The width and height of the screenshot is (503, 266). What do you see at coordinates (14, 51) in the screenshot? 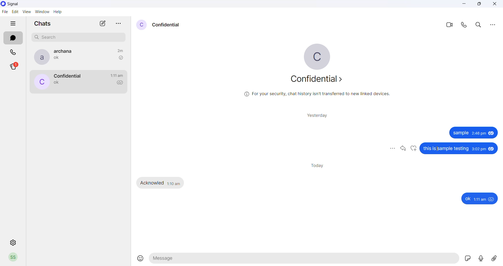
I see `calls` at bounding box center [14, 51].